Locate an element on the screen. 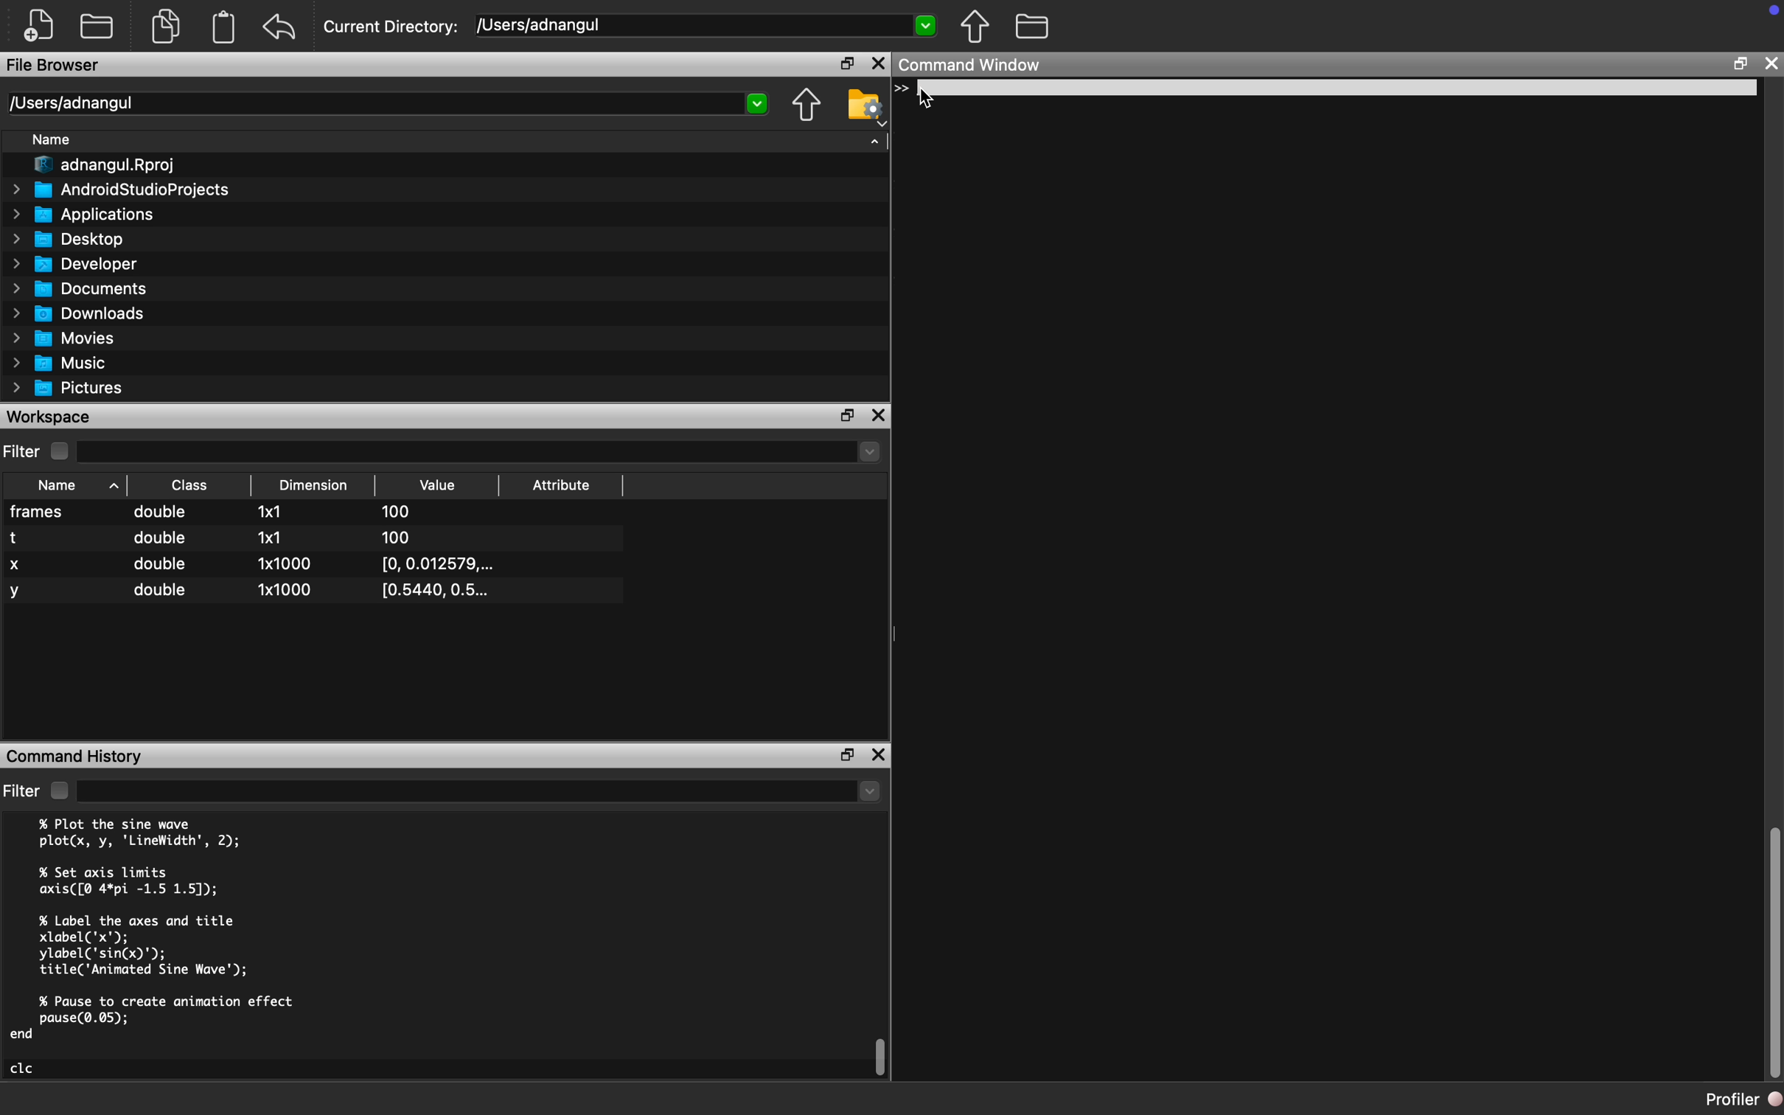 The image size is (1784, 1115). Name is located at coordinates (52, 139).